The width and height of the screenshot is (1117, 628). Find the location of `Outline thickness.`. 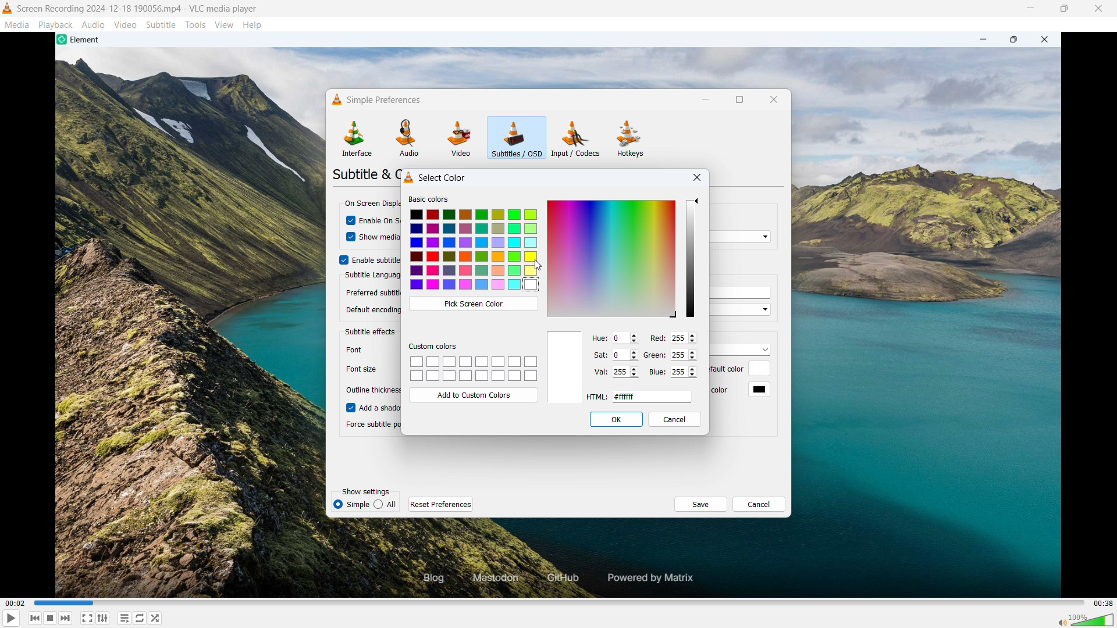

Outline thickness. is located at coordinates (372, 390).